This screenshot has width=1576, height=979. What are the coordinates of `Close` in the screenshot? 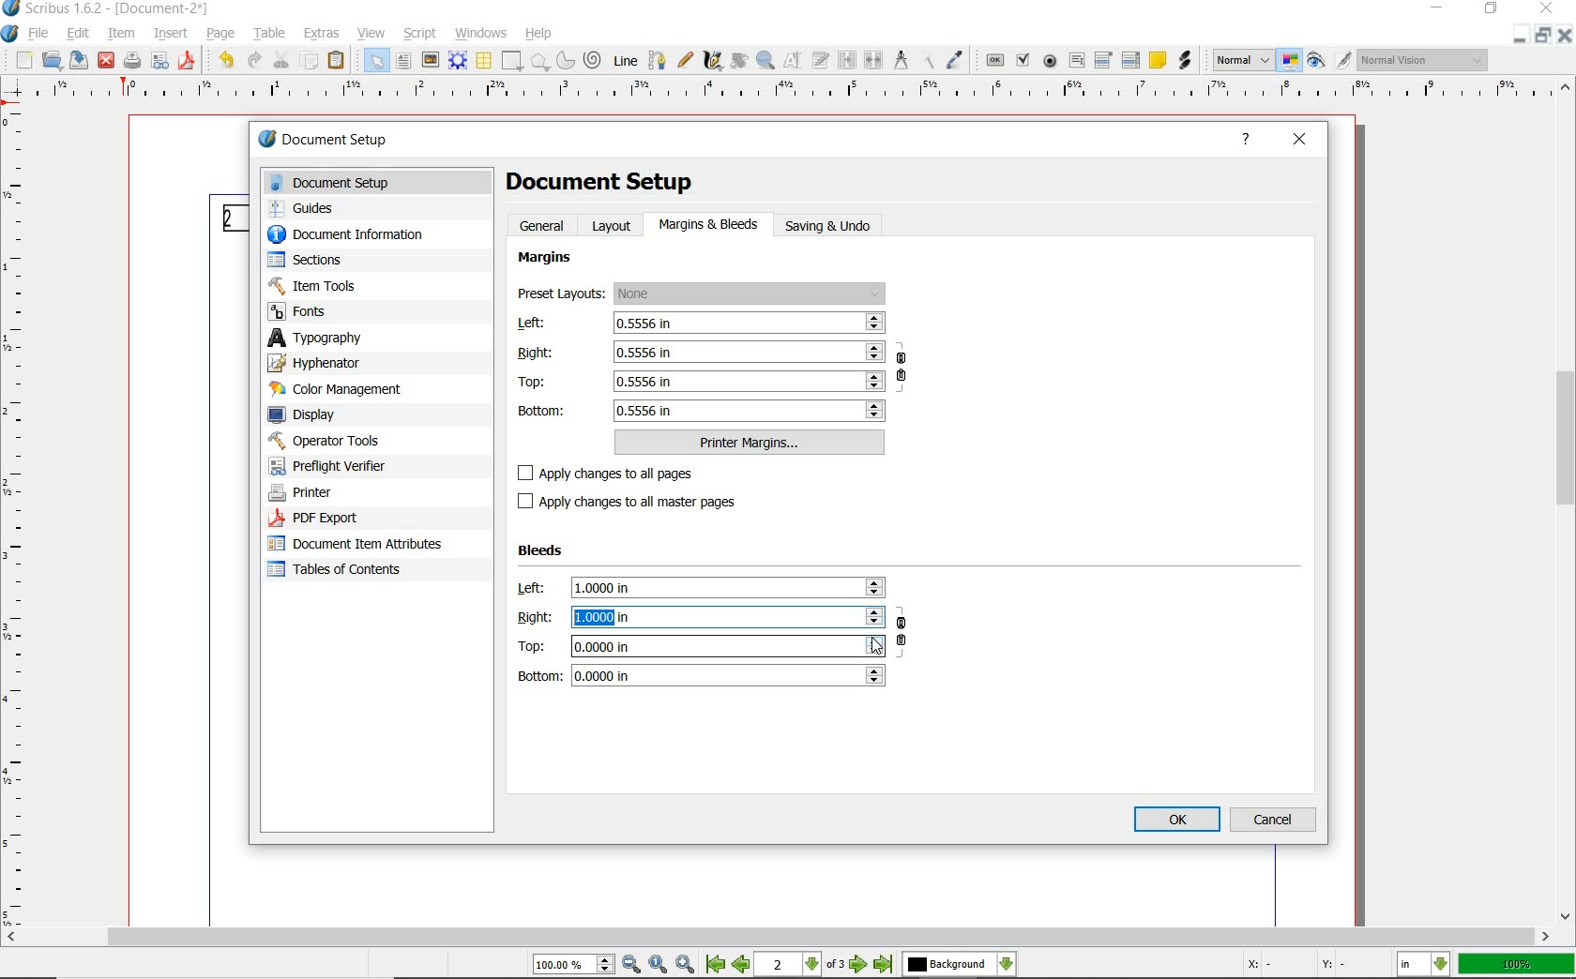 It's located at (1567, 38).